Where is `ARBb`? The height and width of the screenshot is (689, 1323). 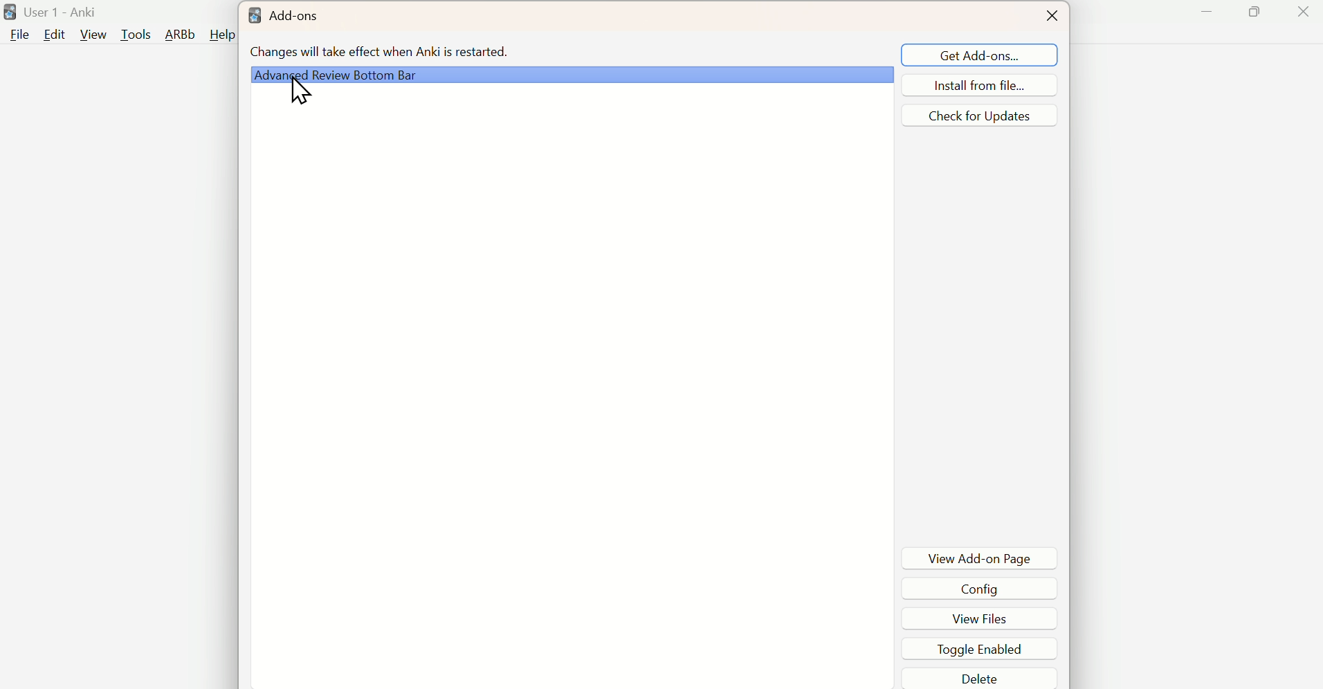
ARBb is located at coordinates (181, 35).